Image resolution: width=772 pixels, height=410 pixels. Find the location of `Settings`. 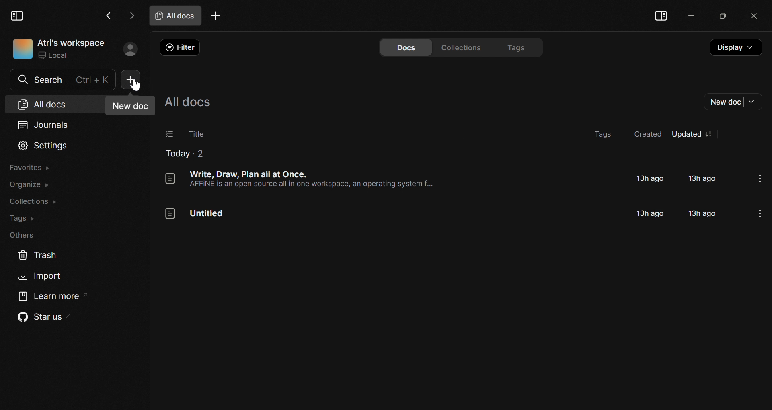

Settings is located at coordinates (44, 146).